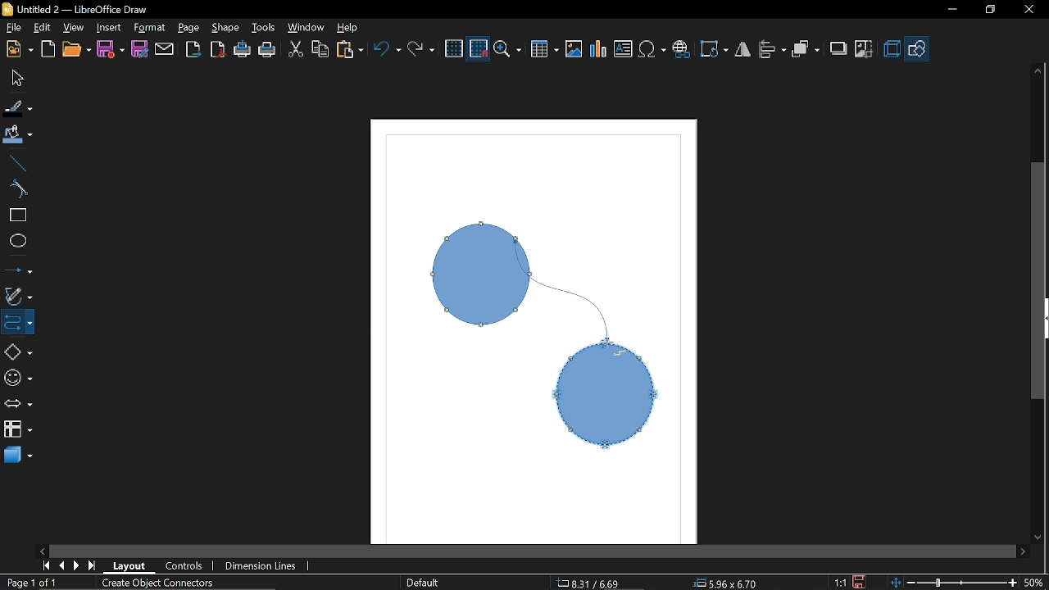 Image resolution: width=1049 pixels, height=590 pixels. Describe the element at coordinates (18, 430) in the screenshot. I see `FLowchart` at that location.